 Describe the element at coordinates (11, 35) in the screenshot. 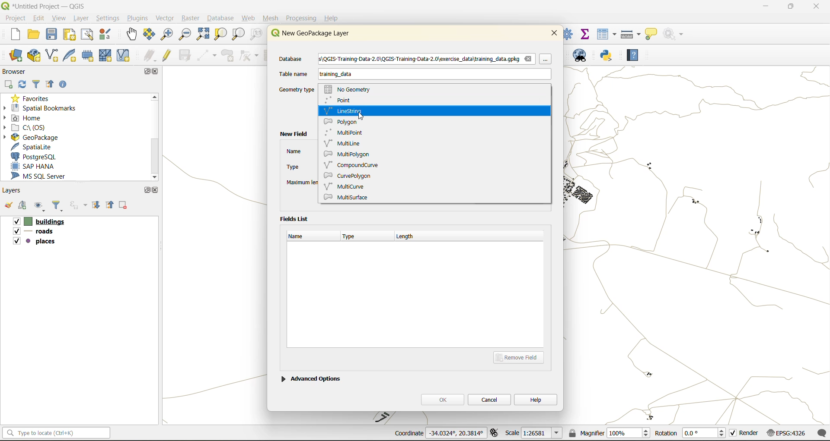

I see `new` at that location.